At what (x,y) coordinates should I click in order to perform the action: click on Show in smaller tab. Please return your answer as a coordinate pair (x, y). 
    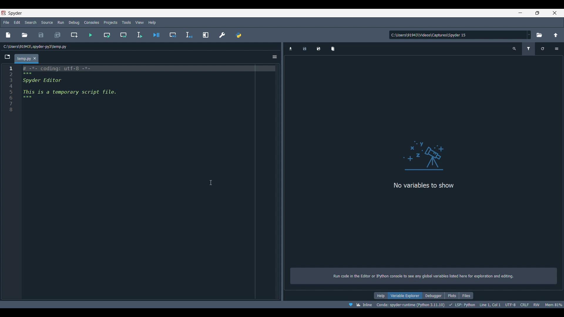
    Looking at the image, I should click on (538, 13).